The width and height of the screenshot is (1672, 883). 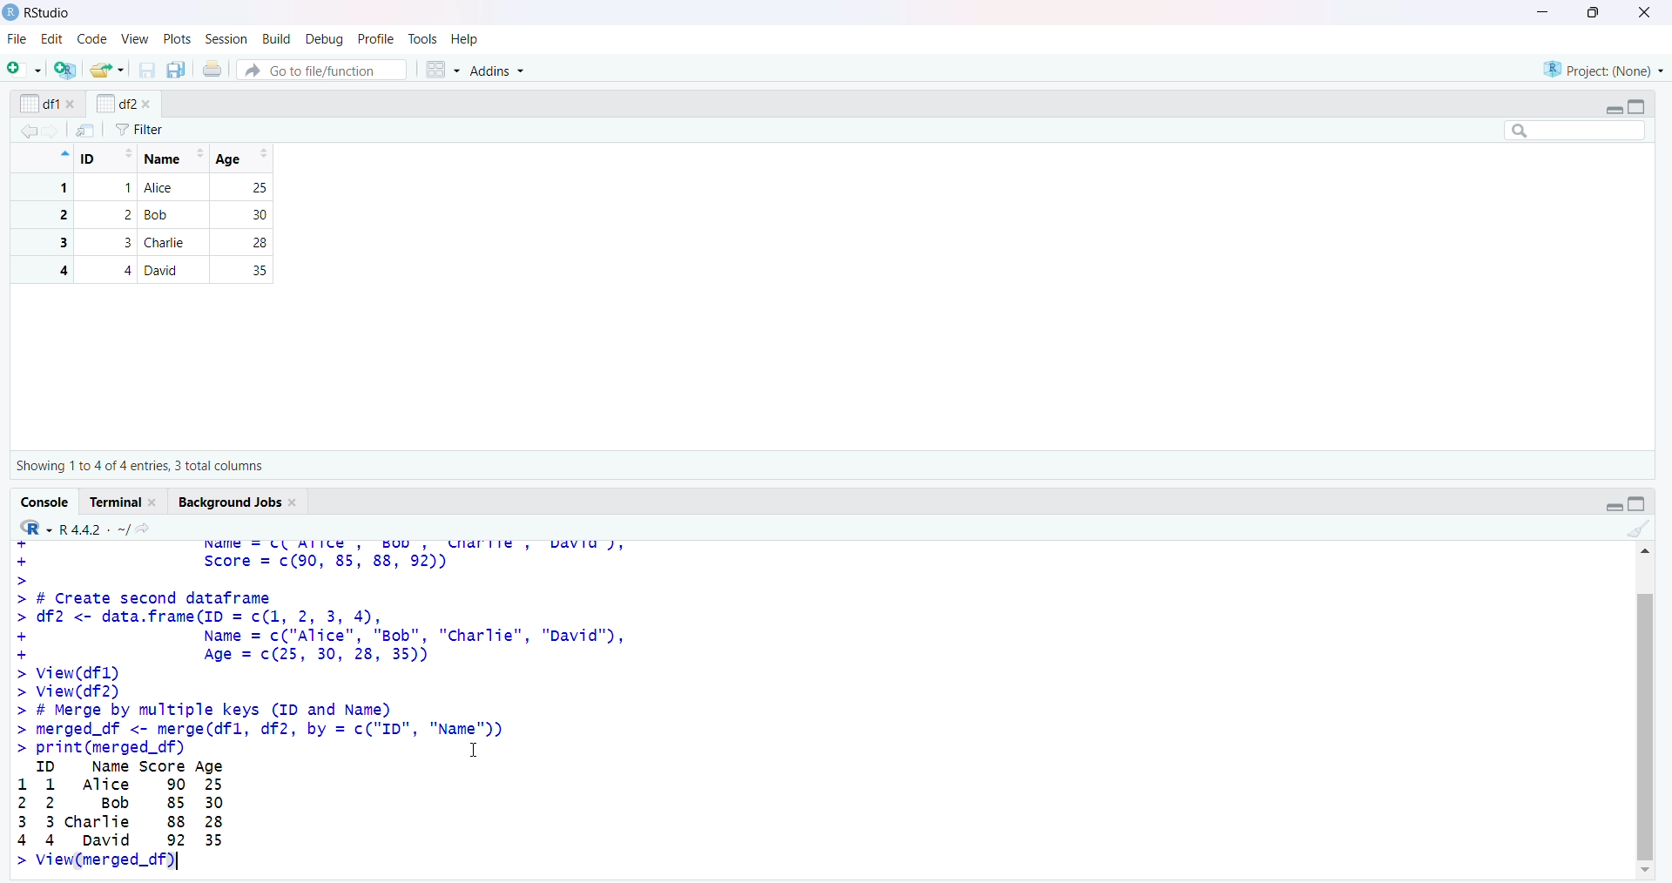 I want to click on df2, so click(x=115, y=103).